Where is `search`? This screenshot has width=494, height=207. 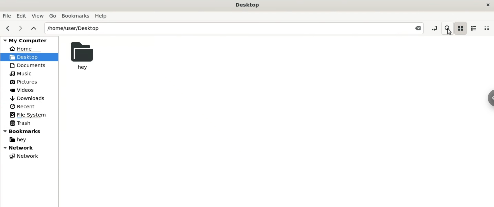 search is located at coordinates (447, 28).